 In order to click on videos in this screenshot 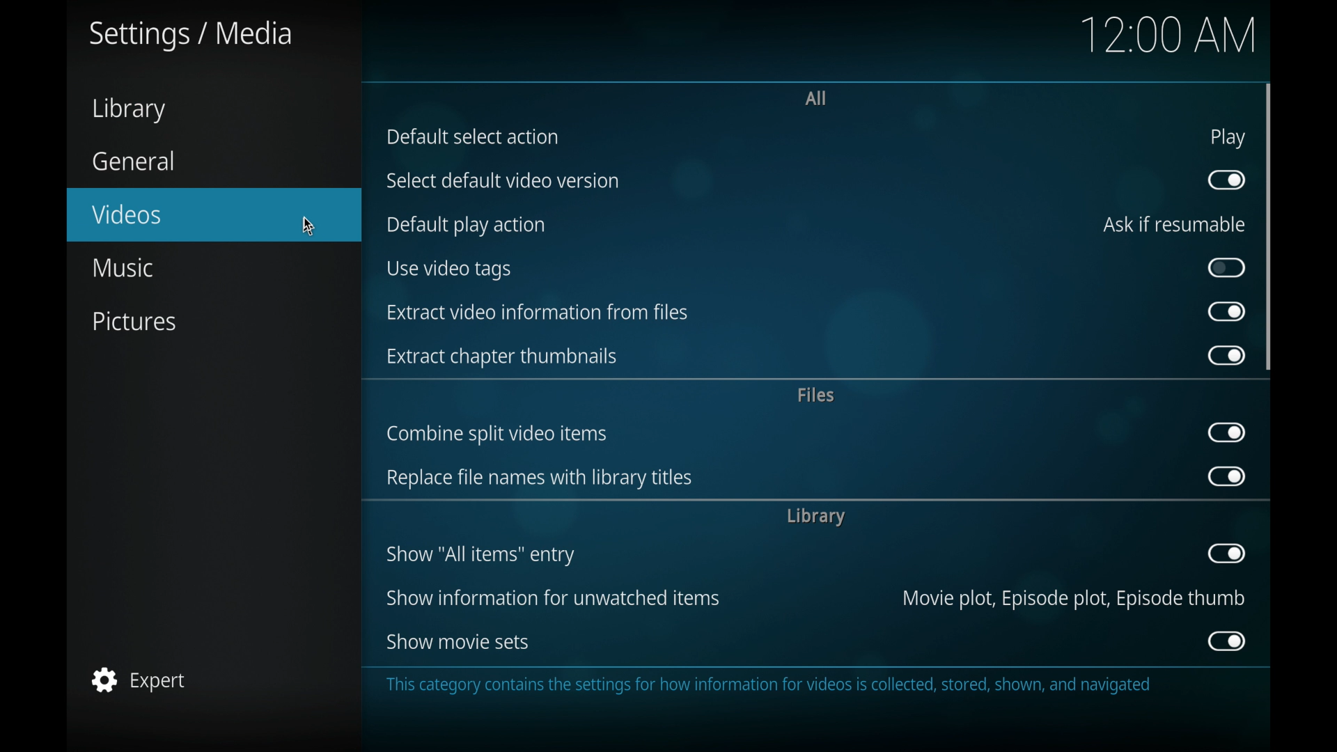, I will do `click(129, 213)`.